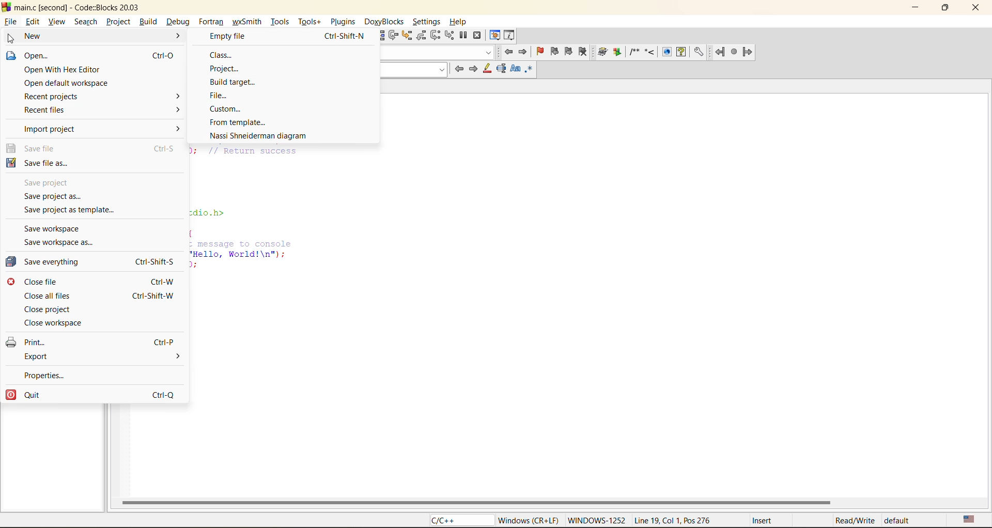 The width and height of the screenshot is (992, 528). What do you see at coordinates (52, 130) in the screenshot?
I see `import project` at bounding box center [52, 130].